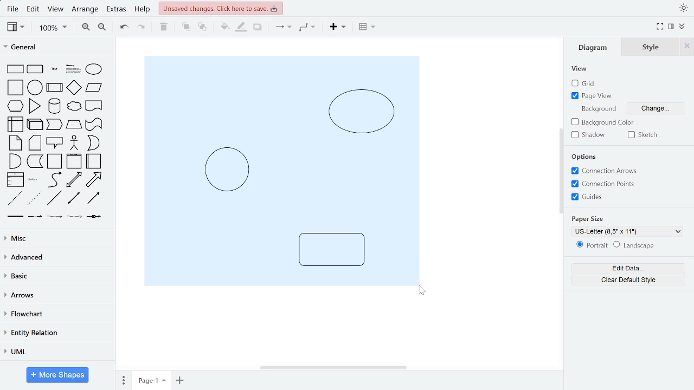 The height and width of the screenshot is (390, 694). Describe the element at coordinates (337, 28) in the screenshot. I see `insert` at that location.